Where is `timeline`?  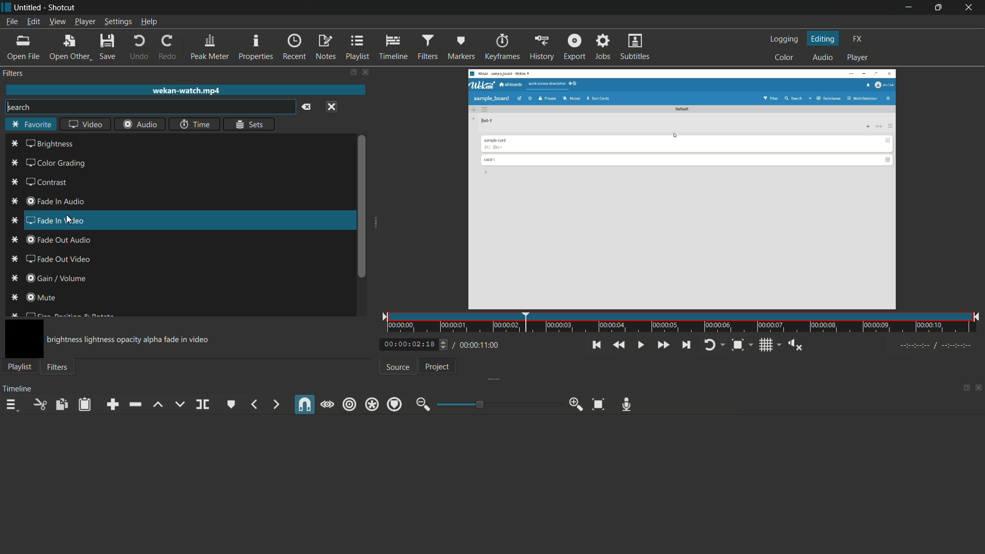 timeline is located at coordinates (17, 389).